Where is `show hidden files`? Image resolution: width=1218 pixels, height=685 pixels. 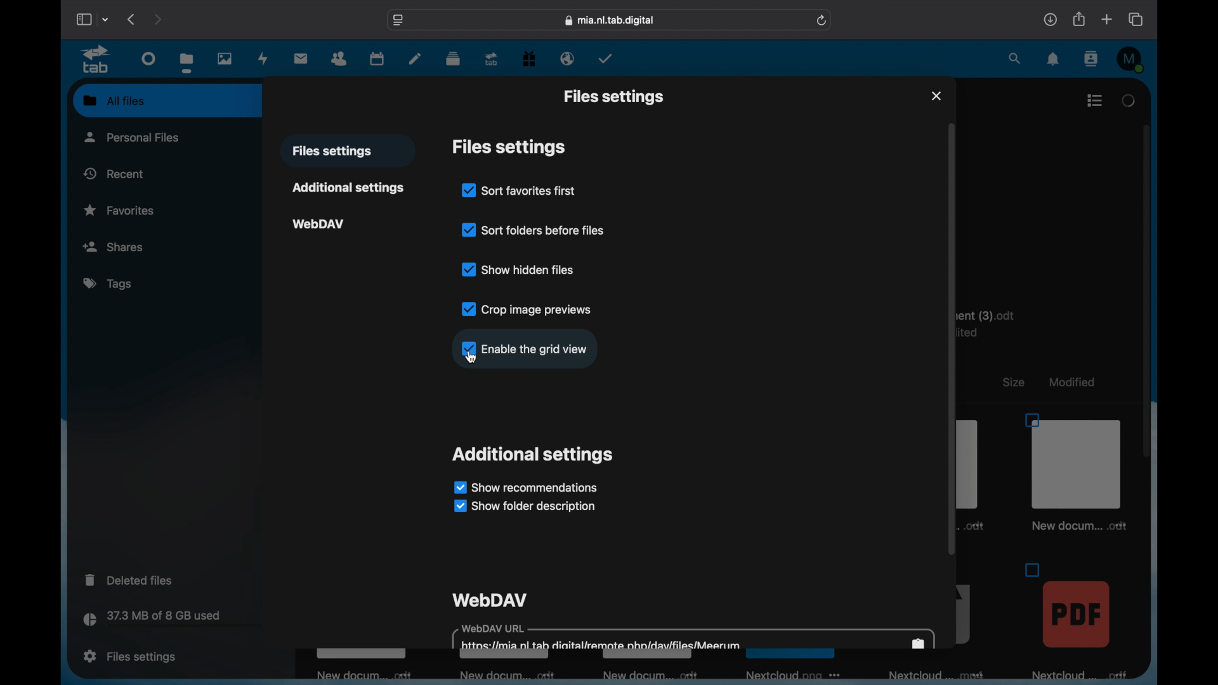
show hidden files is located at coordinates (519, 269).